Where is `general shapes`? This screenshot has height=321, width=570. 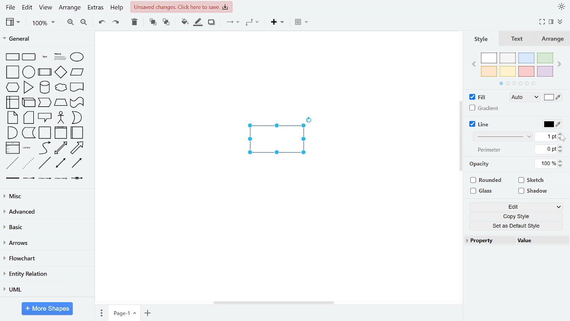
general shapes is located at coordinates (76, 72).